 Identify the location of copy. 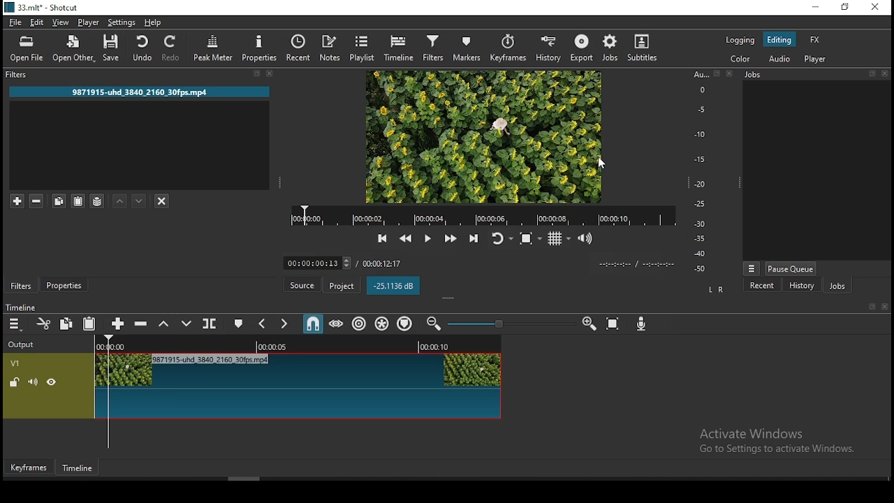
(68, 324).